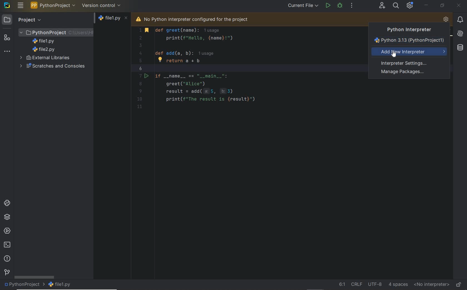 Image resolution: width=467 pixels, height=290 pixels. I want to click on No python interpreter configured for the project, so click(200, 19).